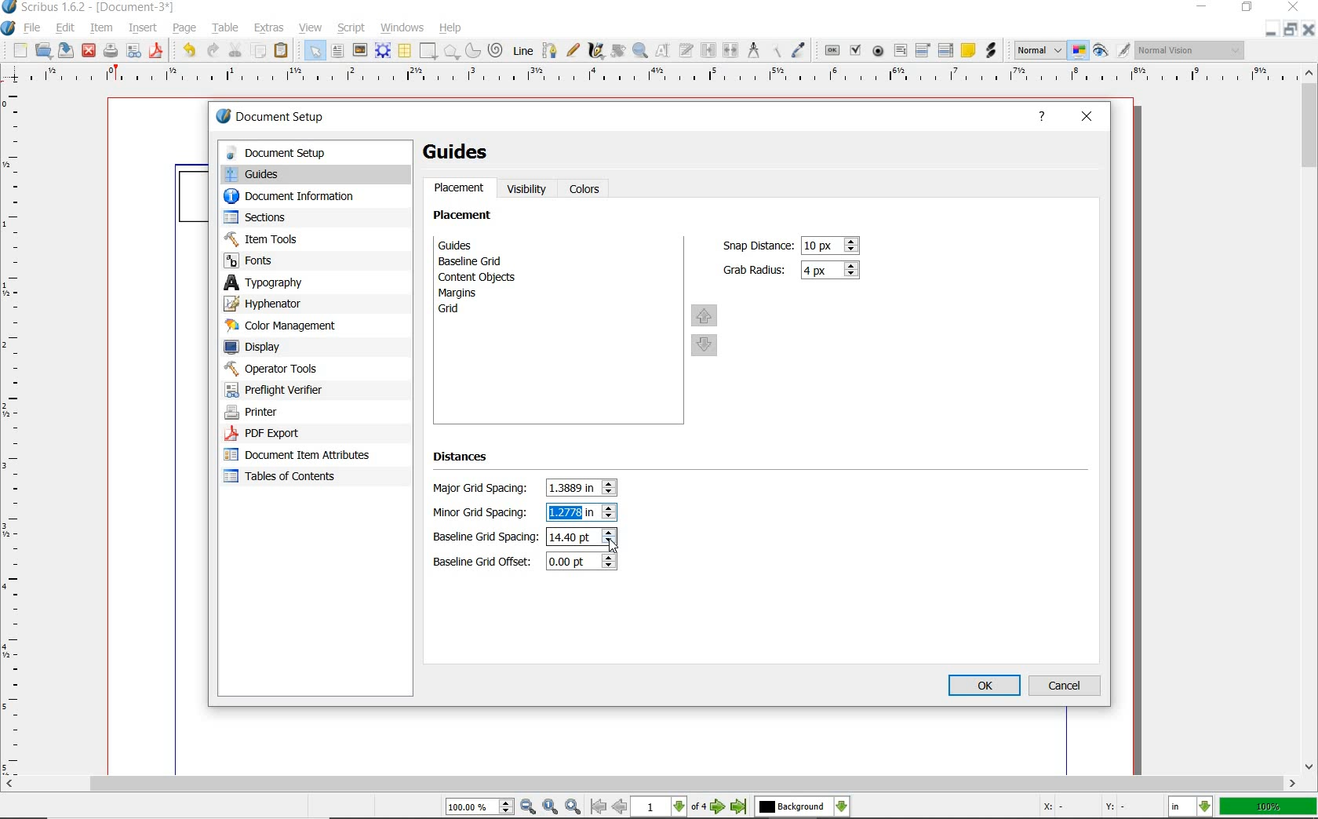 Image resolution: width=1318 pixels, height=819 pixels. I want to click on Grab Radius:, so click(755, 268).